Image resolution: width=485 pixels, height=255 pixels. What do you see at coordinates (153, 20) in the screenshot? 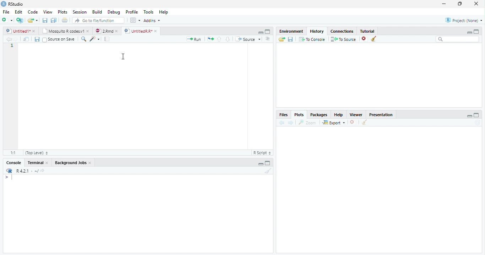
I see `Addins` at bounding box center [153, 20].